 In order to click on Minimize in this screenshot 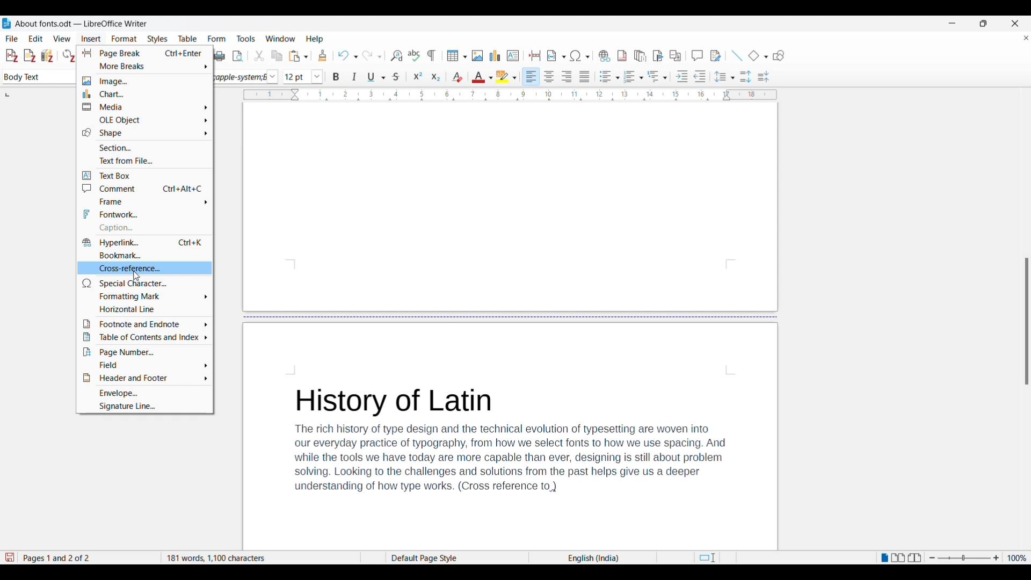, I will do `click(952, 23)`.